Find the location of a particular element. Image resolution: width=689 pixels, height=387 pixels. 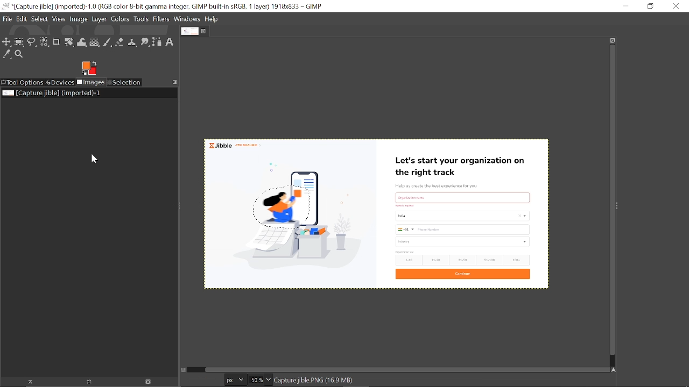

Current image unit is located at coordinates (234, 380).